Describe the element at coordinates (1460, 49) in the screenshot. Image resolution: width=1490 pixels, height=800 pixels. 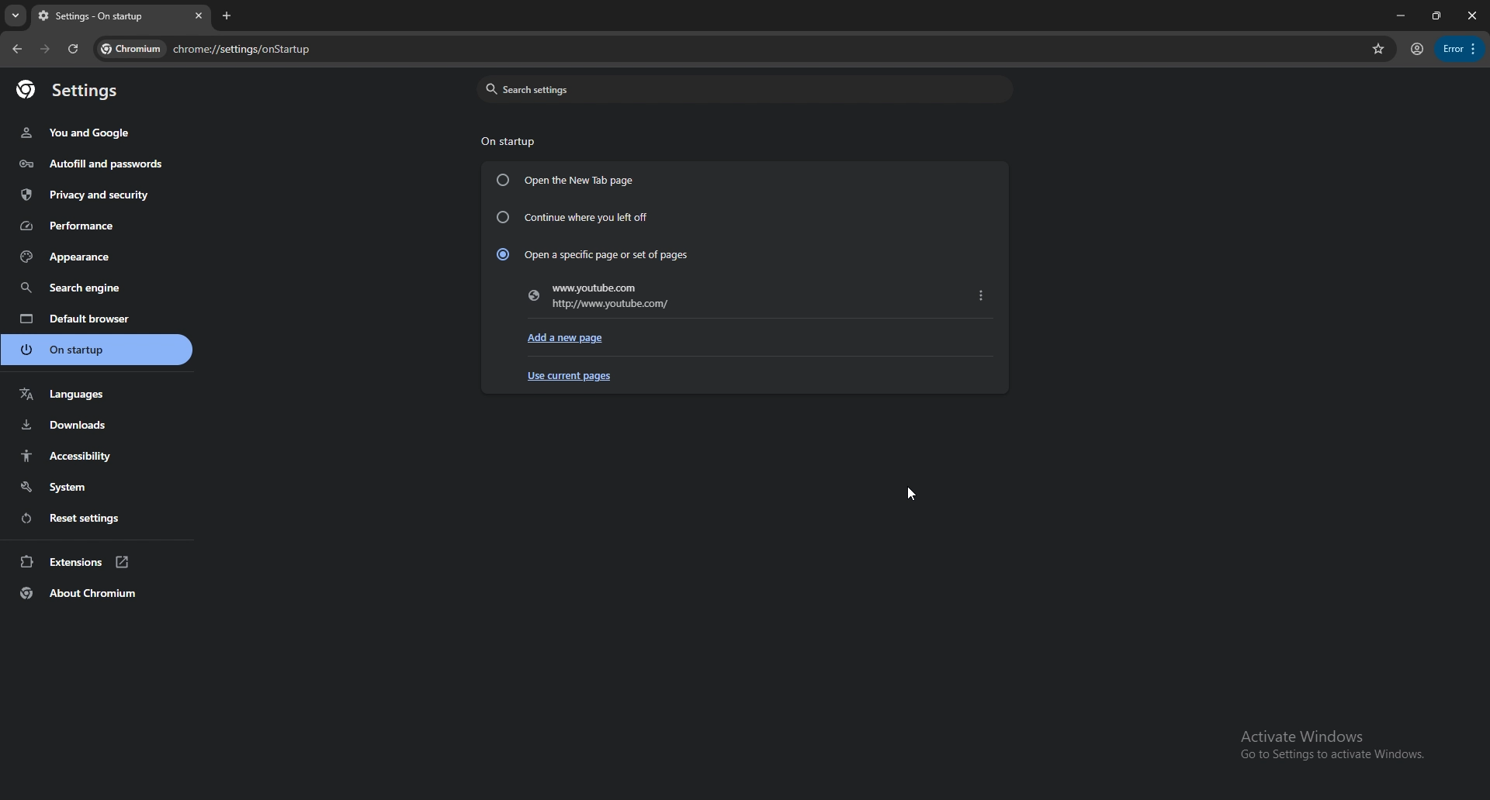
I see `options` at that location.